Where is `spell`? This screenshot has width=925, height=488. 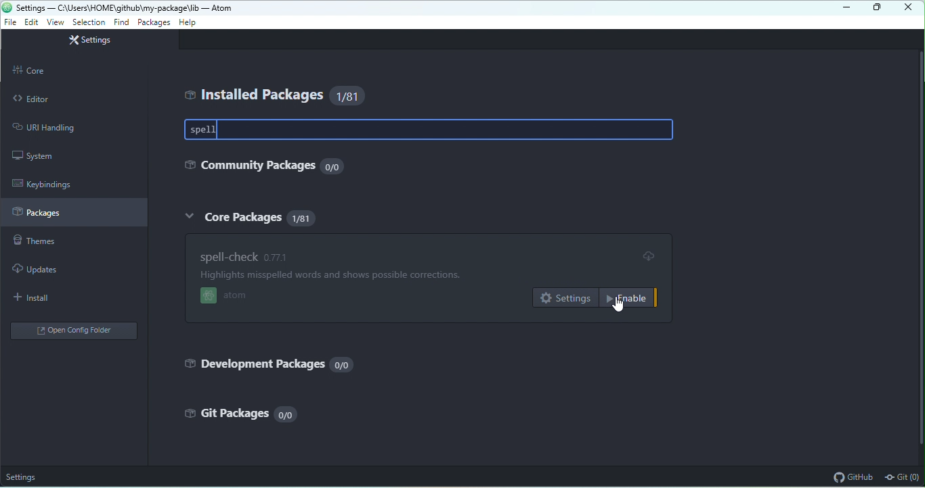 spell is located at coordinates (429, 128).